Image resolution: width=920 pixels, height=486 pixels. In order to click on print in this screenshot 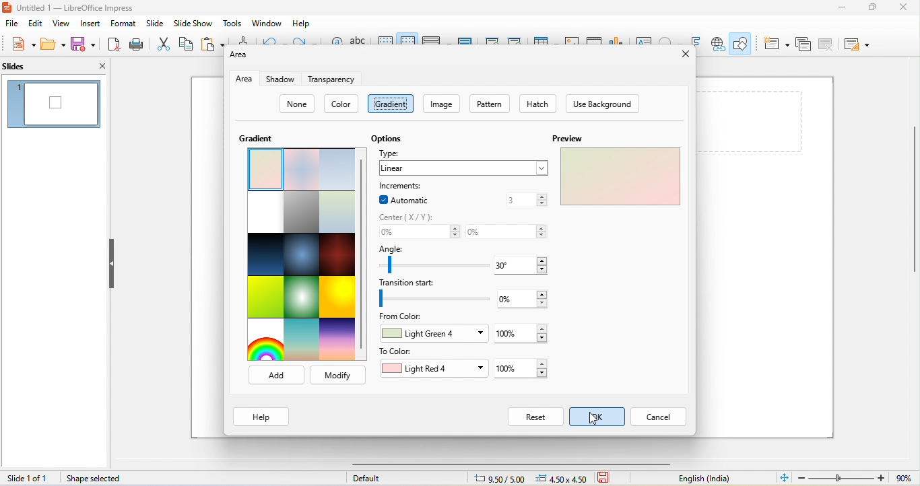, I will do `click(135, 44)`.